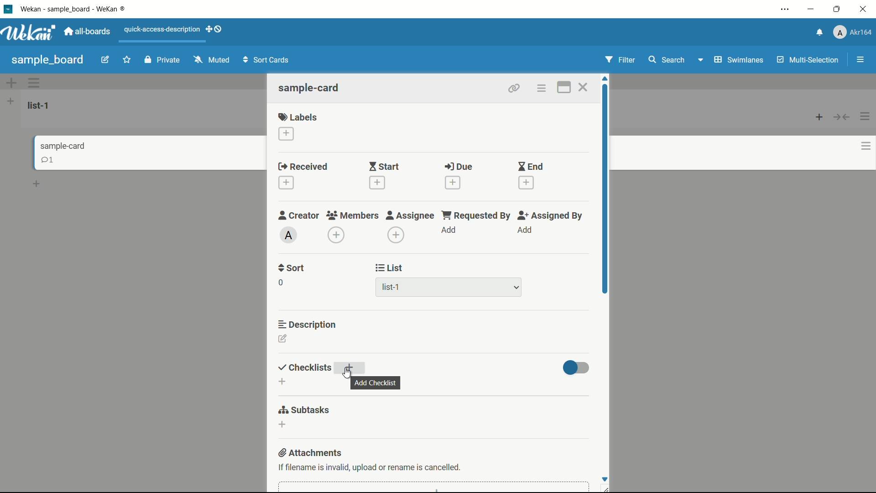 This screenshot has width=876, height=493. I want to click on add, so click(207, 29).